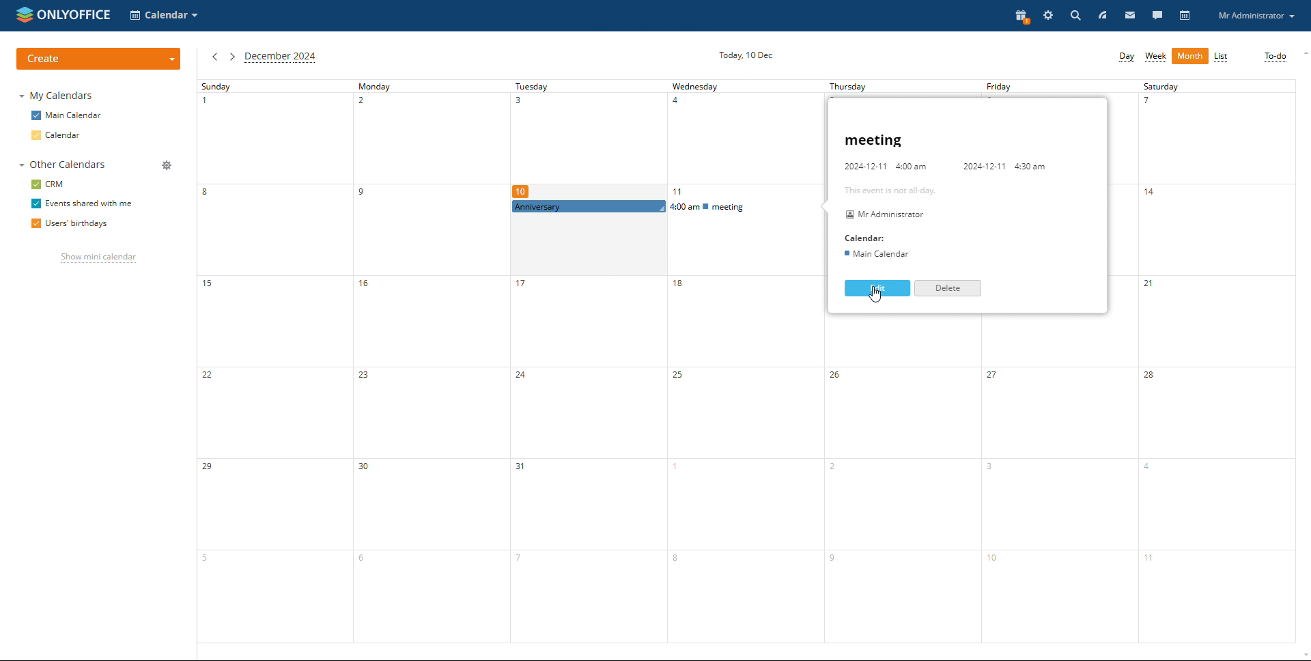 This screenshot has width=1311, height=661. Describe the element at coordinates (946, 288) in the screenshot. I see `delete` at that location.